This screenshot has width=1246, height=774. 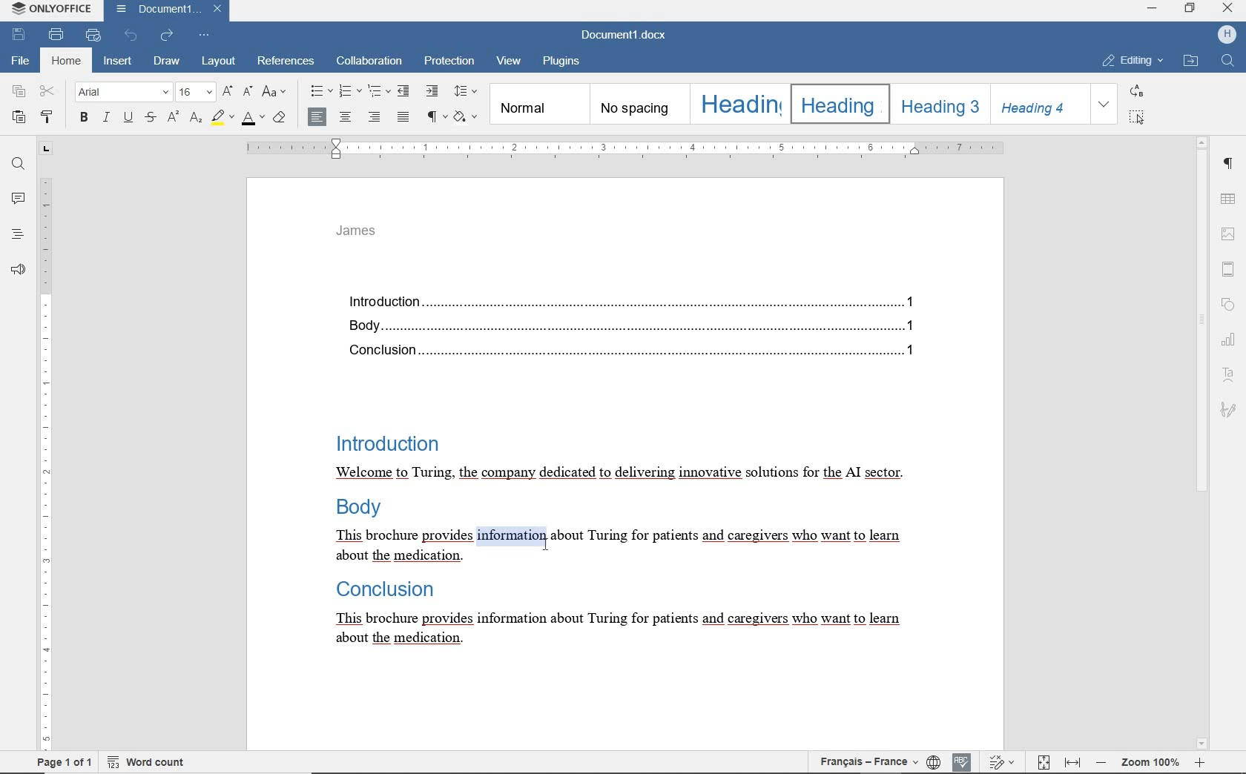 I want to click on SCROLLBAR, so click(x=1202, y=443).